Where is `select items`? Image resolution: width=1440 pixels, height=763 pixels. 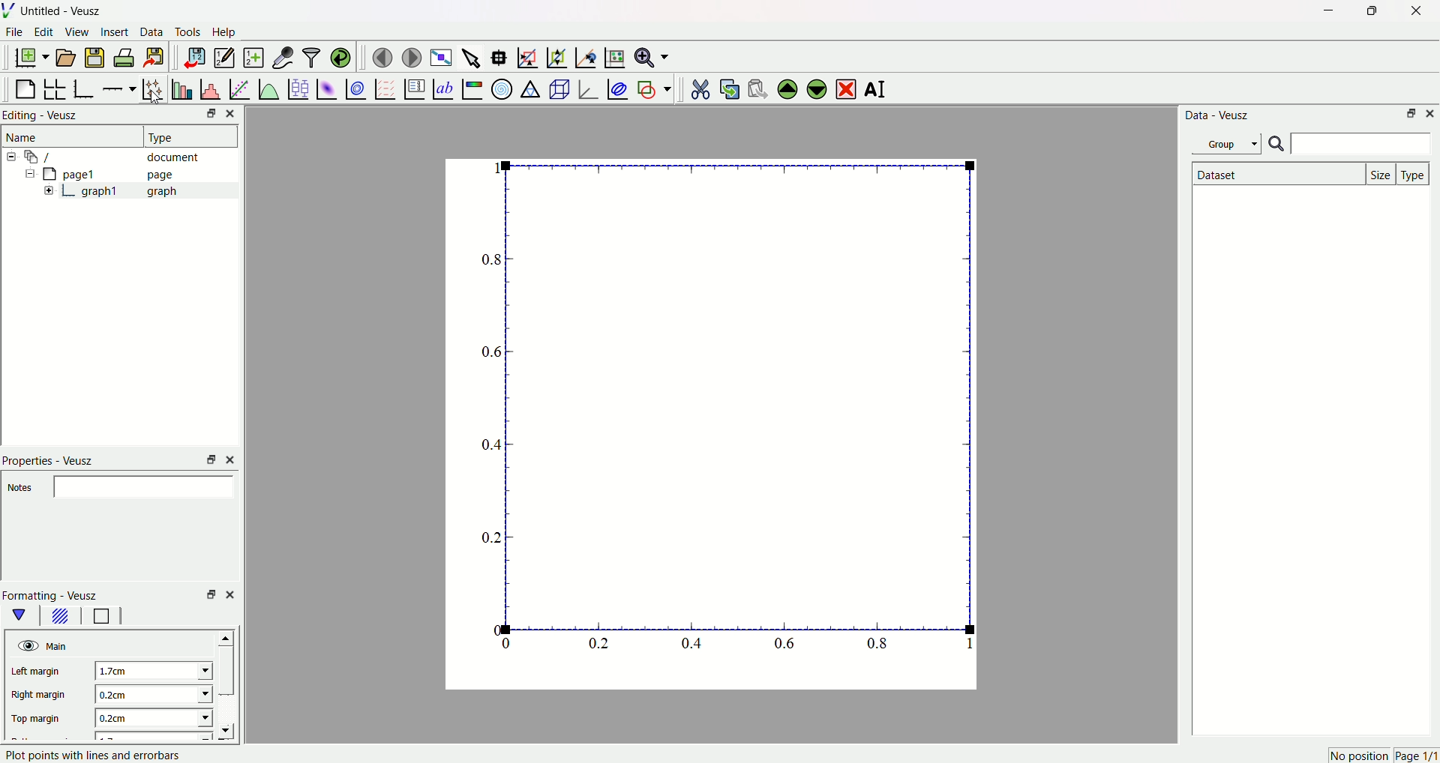
select items is located at coordinates (472, 55).